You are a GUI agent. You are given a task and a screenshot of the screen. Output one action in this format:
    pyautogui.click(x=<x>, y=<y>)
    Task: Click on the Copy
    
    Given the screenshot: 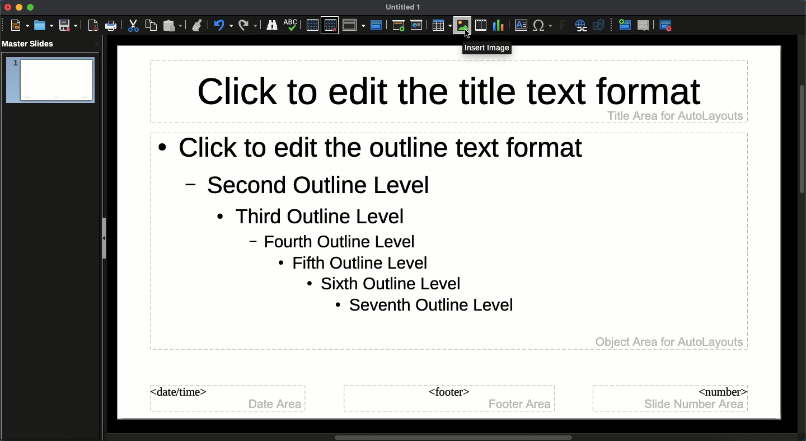 What is the action you would take?
    pyautogui.click(x=151, y=25)
    